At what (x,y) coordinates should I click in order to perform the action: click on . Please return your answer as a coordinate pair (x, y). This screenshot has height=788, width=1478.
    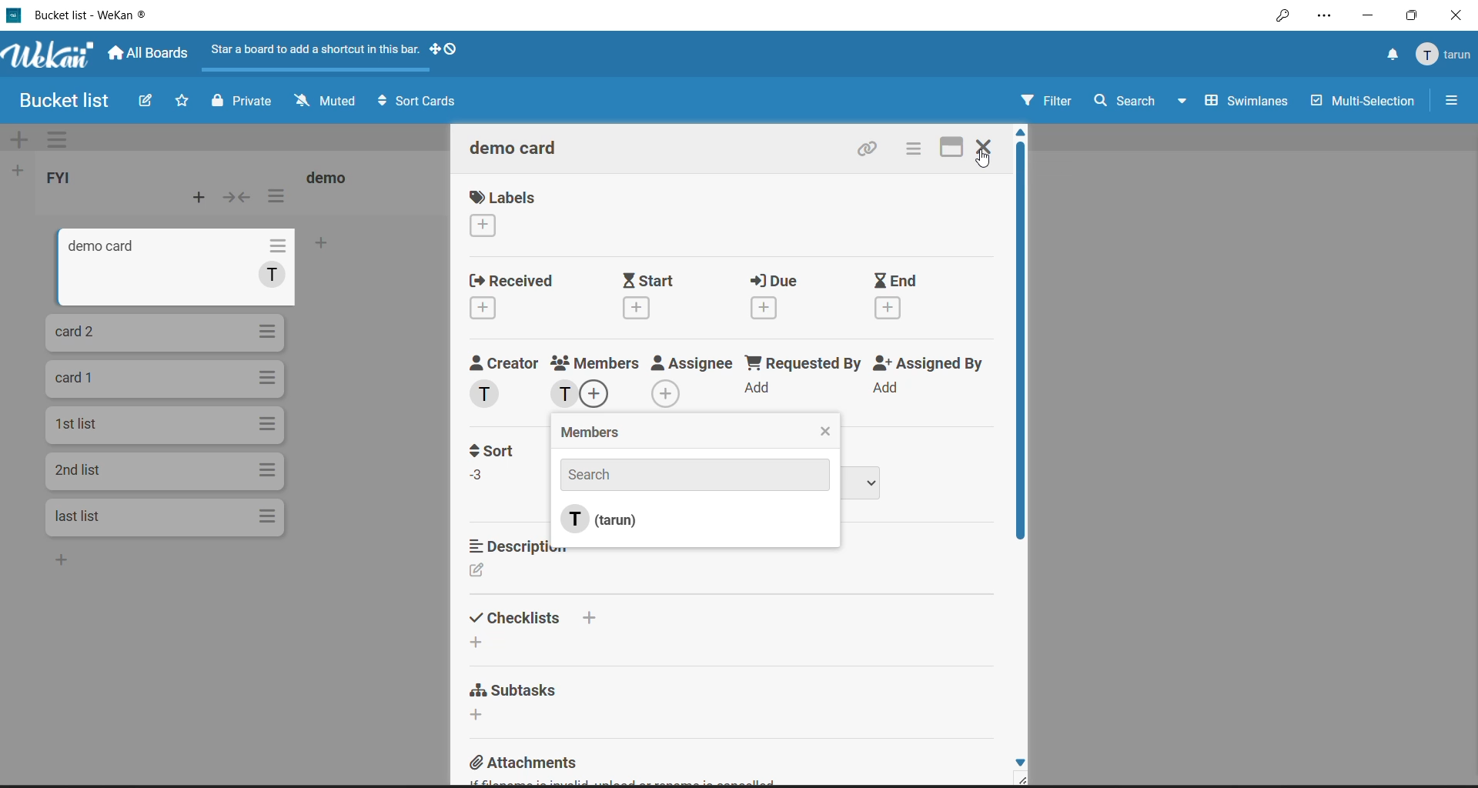
    Looking at the image, I should click on (898, 280).